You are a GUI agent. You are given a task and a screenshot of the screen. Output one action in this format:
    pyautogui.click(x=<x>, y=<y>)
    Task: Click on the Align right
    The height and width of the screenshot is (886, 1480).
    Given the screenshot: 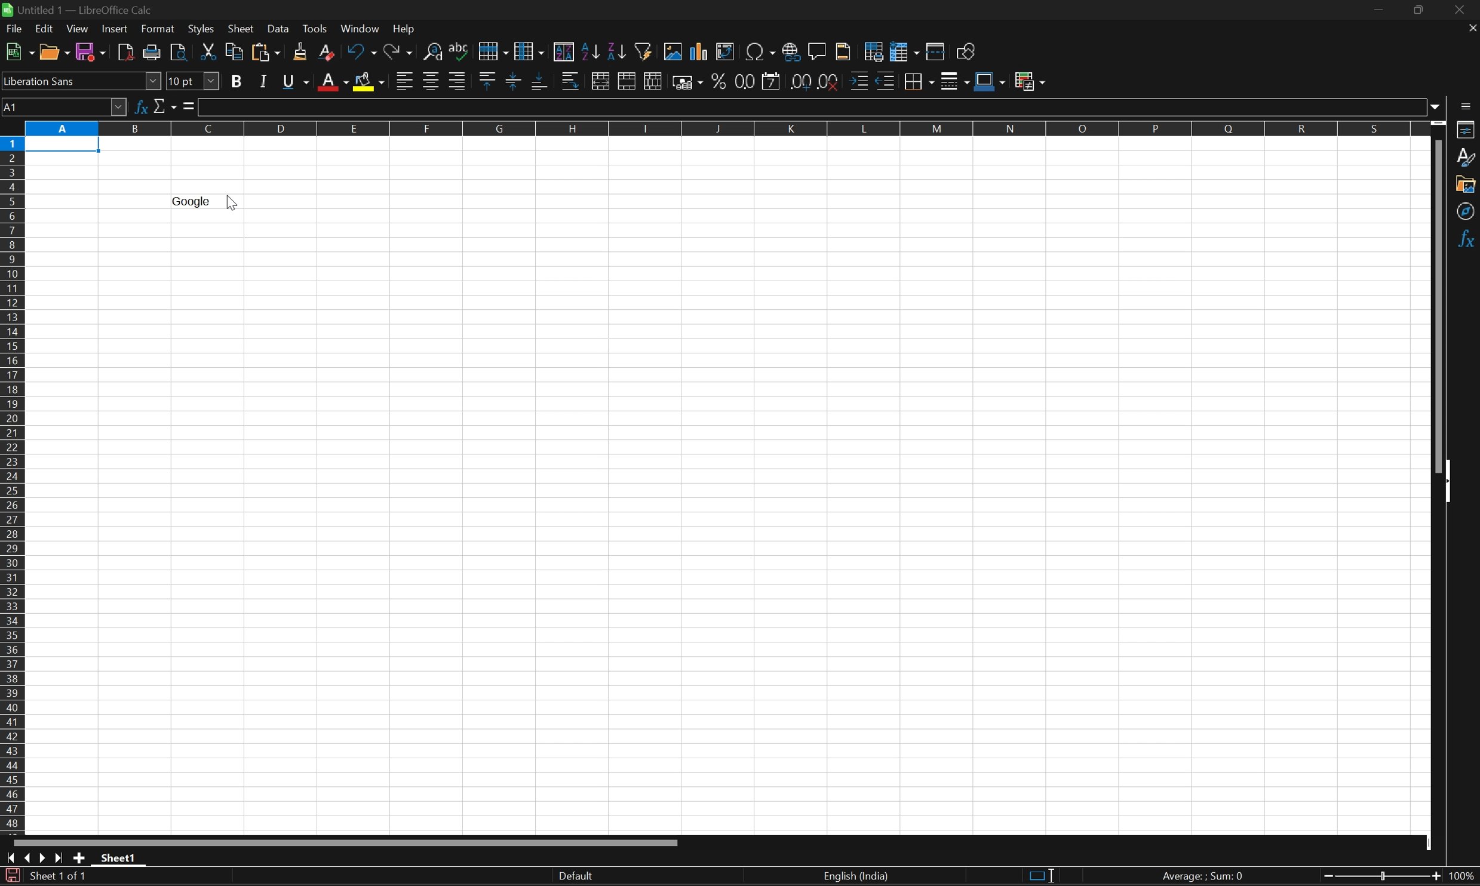 What is the action you would take?
    pyautogui.click(x=458, y=81)
    